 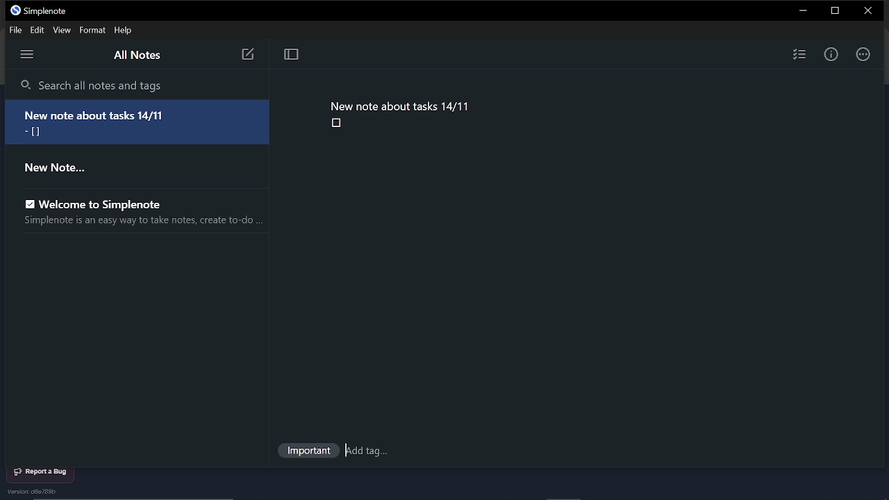 What do you see at coordinates (833, 11) in the screenshot?
I see `Restoe down` at bounding box center [833, 11].